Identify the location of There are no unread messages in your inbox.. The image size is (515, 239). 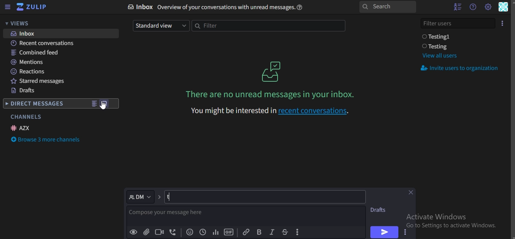
(272, 94).